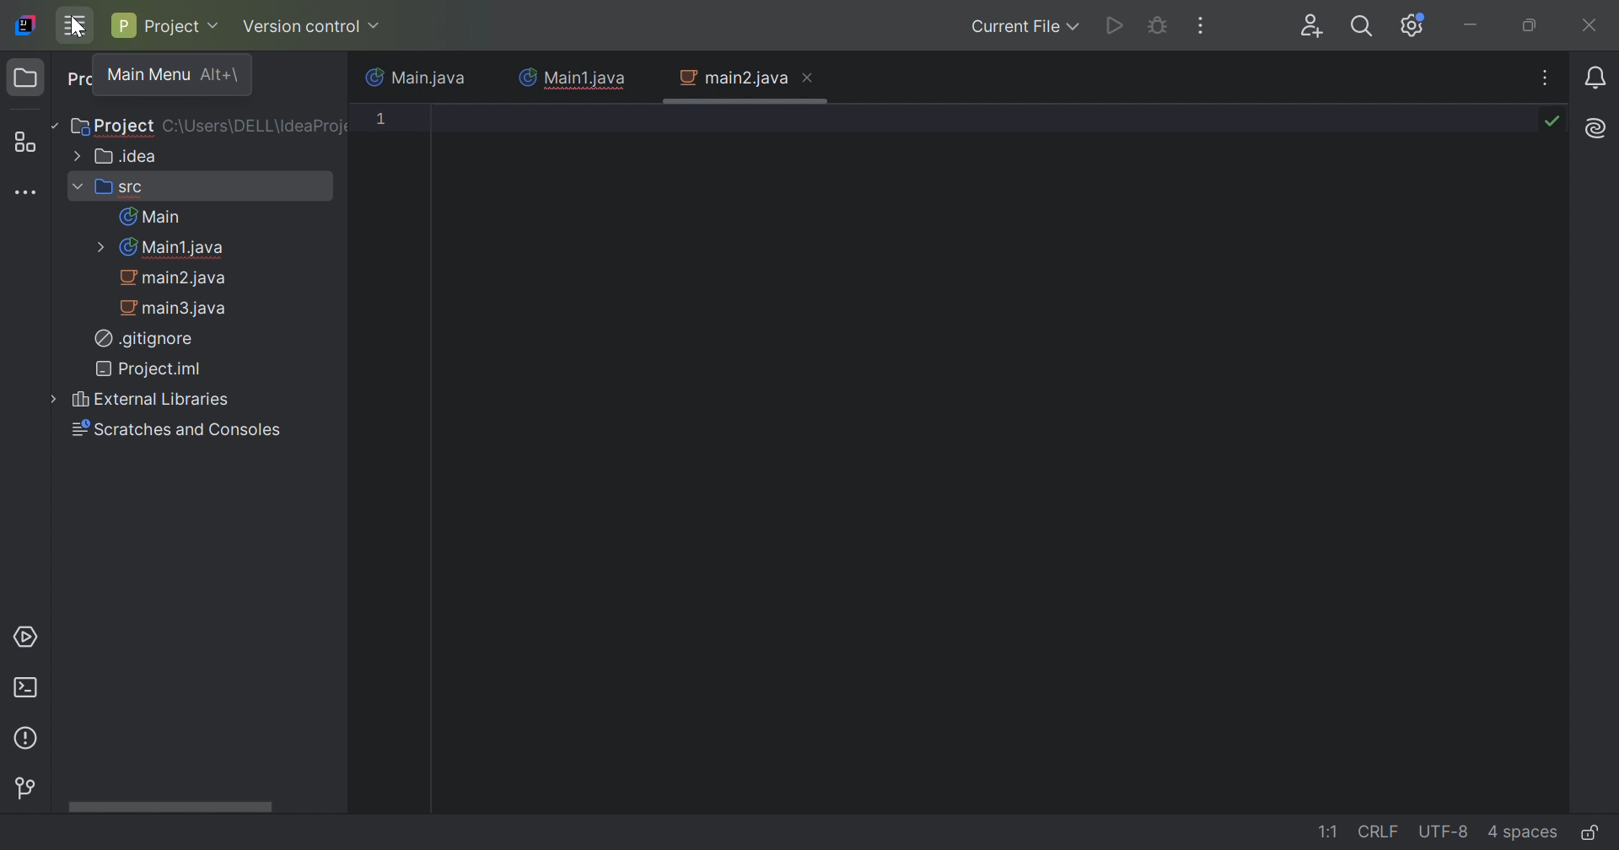 Image resolution: width=1619 pixels, height=850 pixels. I want to click on Main1.java, so click(571, 78).